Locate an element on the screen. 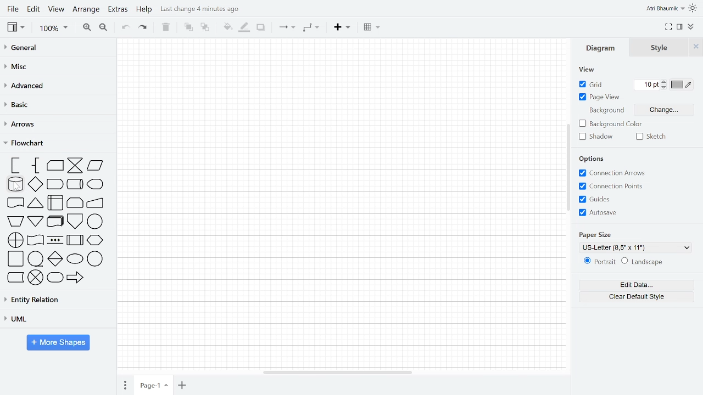 The width and height of the screenshot is (703, 395). Fill line is located at coordinates (244, 27).